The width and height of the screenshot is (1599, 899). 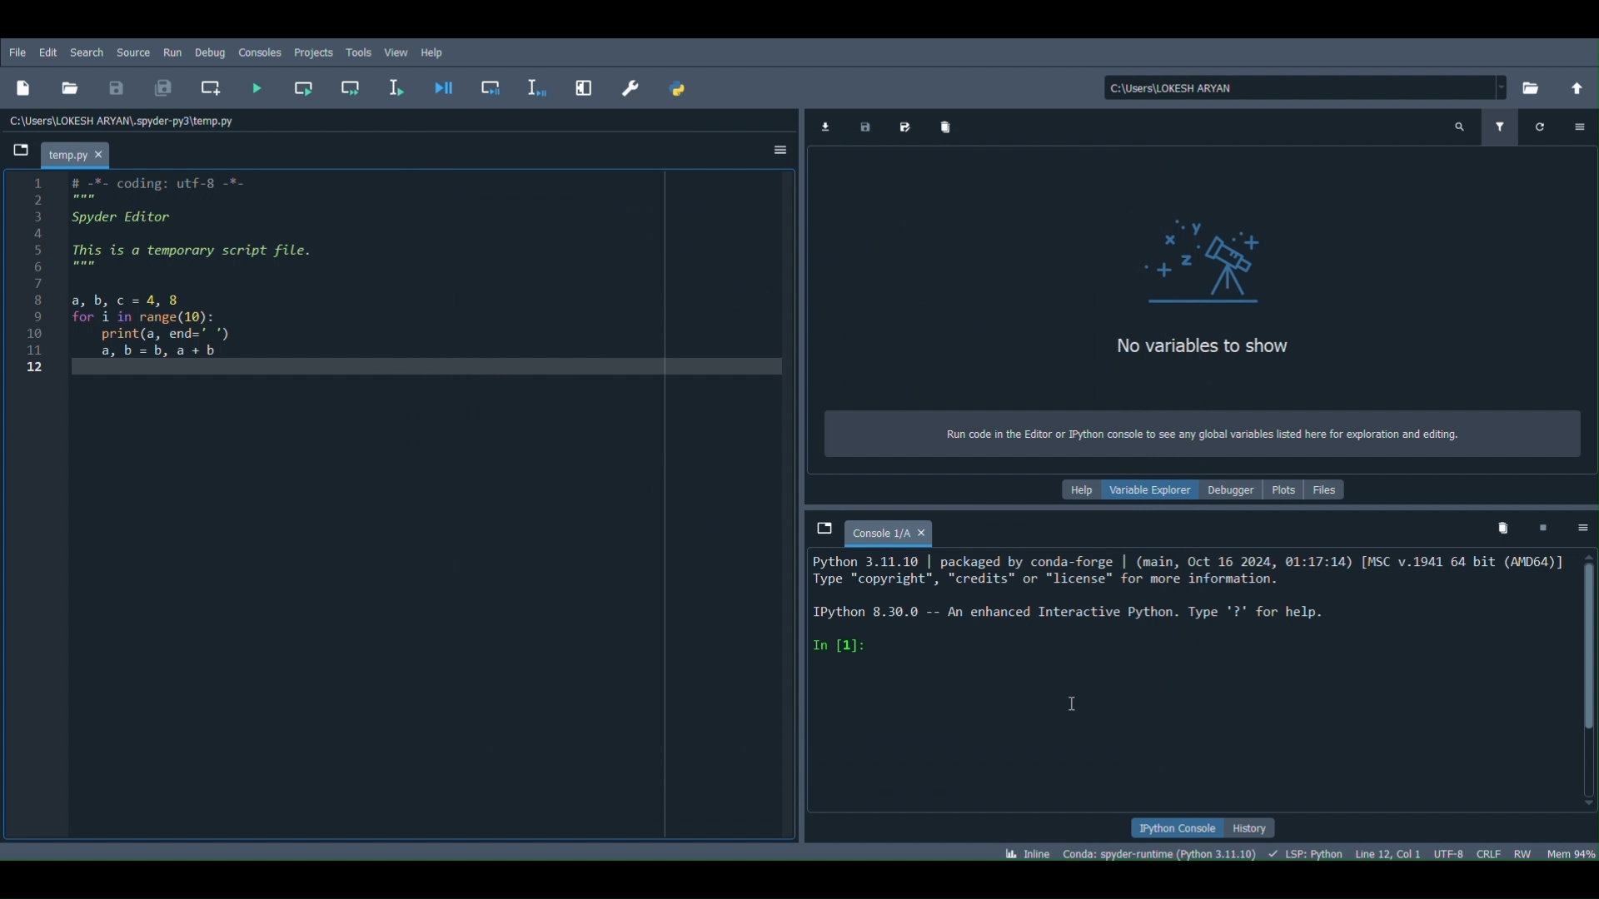 What do you see at coordinates (1071, 703) in the screenshot?
I see `Cursor` at bounding box center [1071, 703].